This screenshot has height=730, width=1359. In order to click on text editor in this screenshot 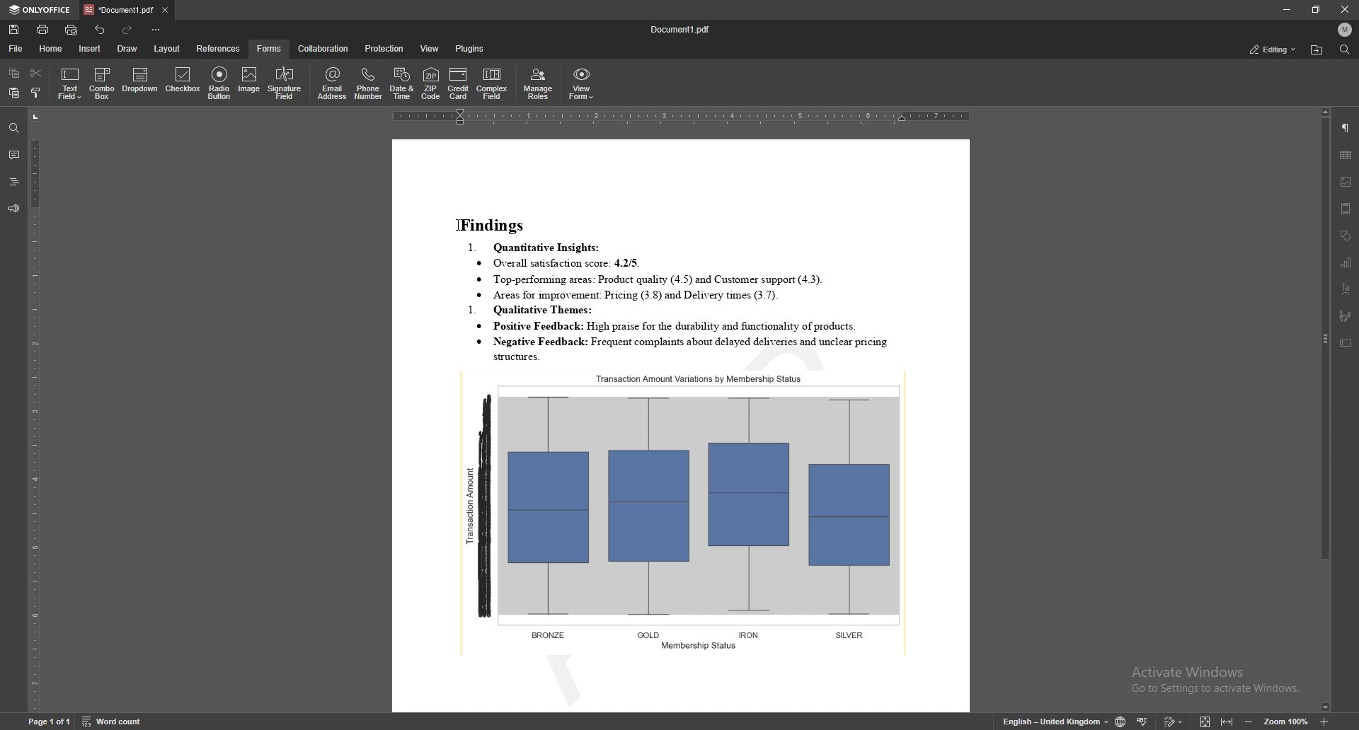, I will do `click(457, 224)`.